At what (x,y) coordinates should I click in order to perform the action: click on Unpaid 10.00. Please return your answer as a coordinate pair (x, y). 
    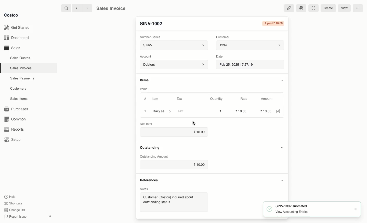
    Looking at the image, I should click on (273, 23).